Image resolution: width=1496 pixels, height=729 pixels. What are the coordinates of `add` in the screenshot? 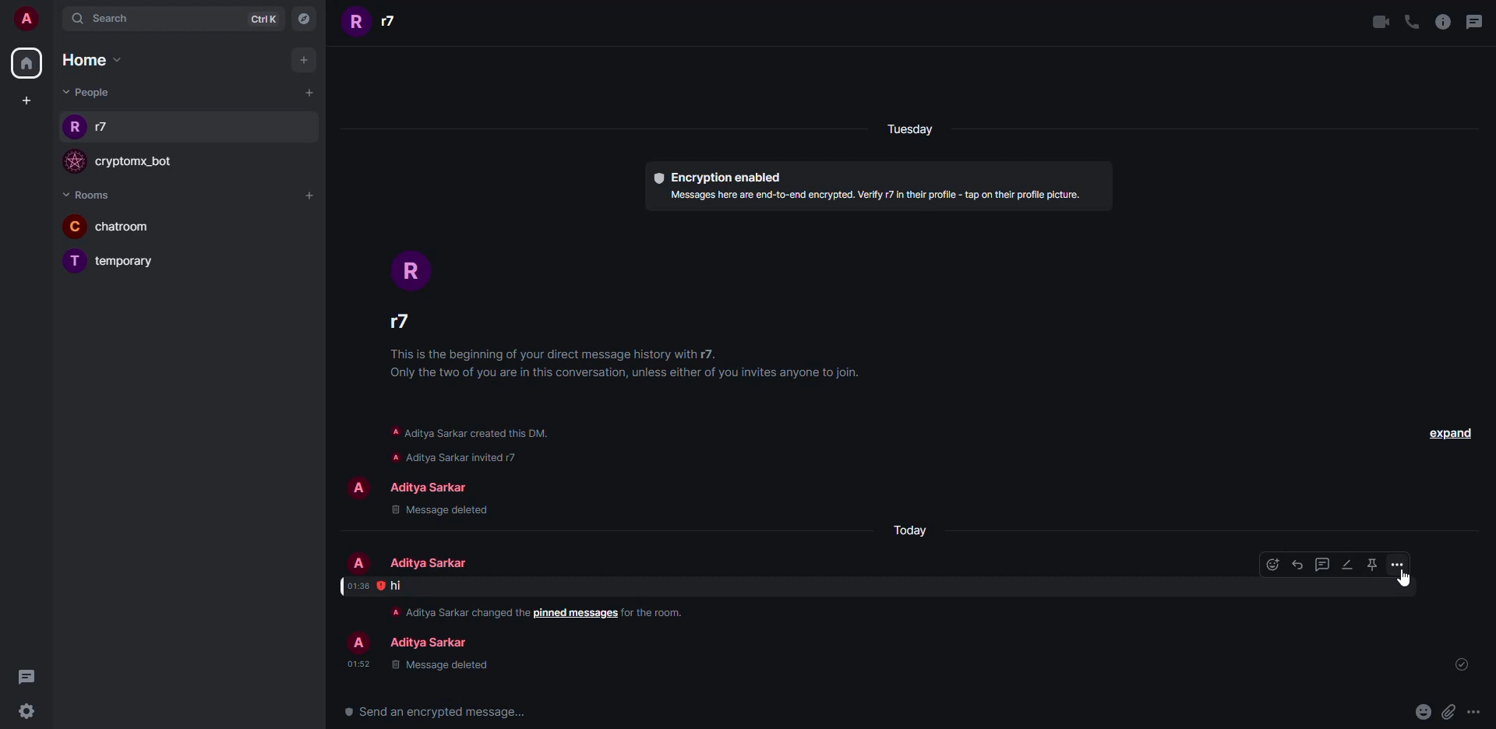 It's located at (308, 91).